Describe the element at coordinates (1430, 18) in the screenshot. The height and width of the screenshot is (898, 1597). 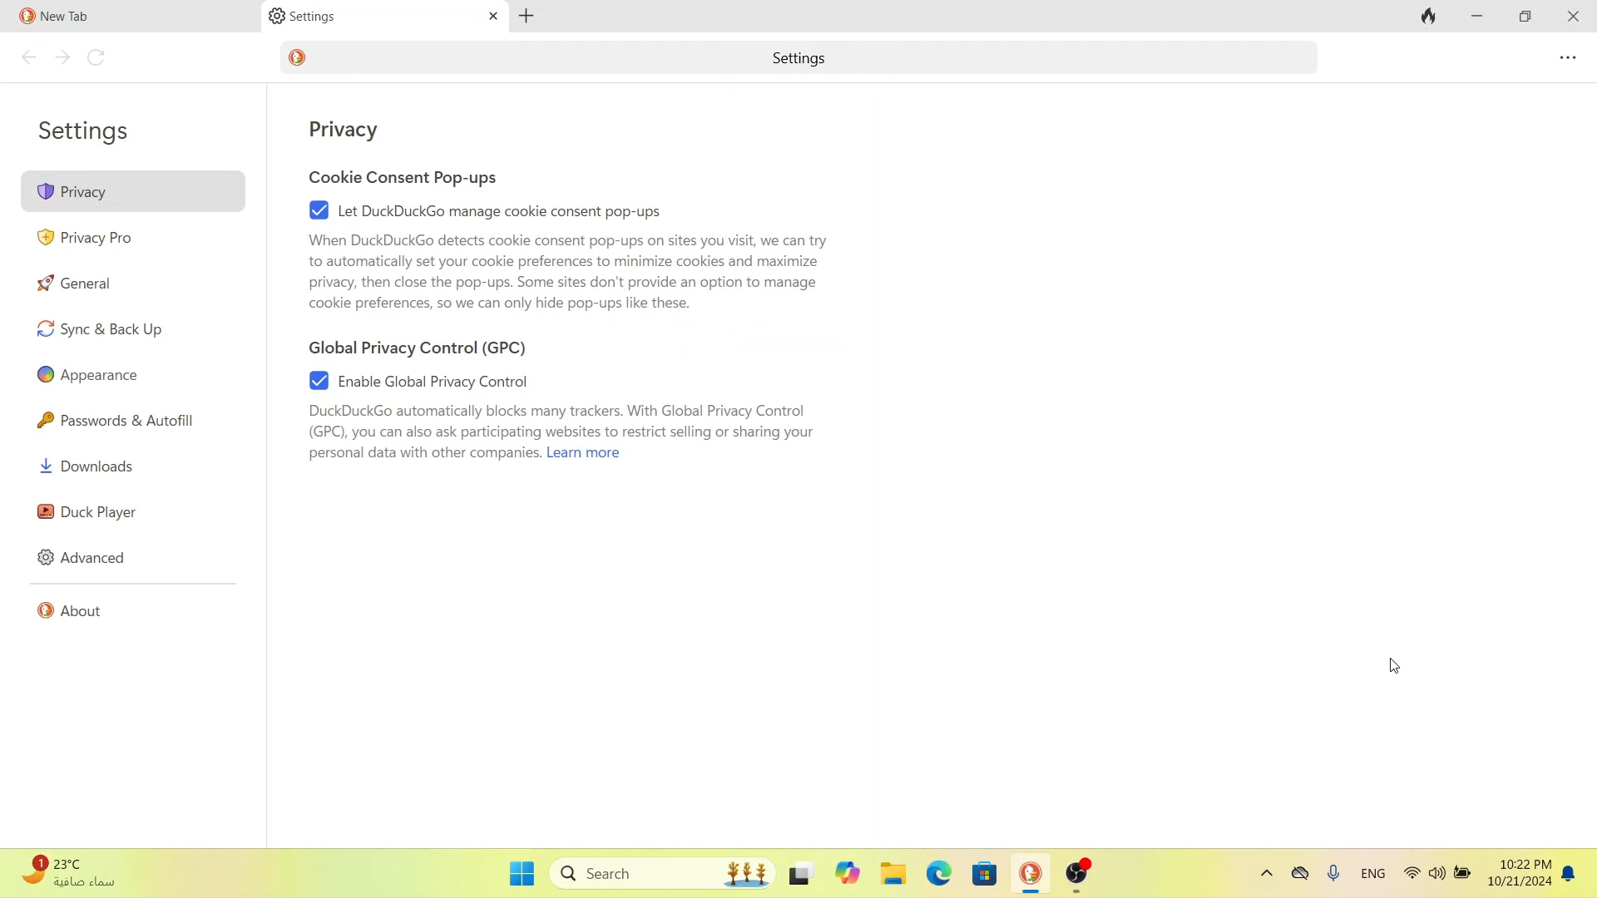
I see `` at that location.